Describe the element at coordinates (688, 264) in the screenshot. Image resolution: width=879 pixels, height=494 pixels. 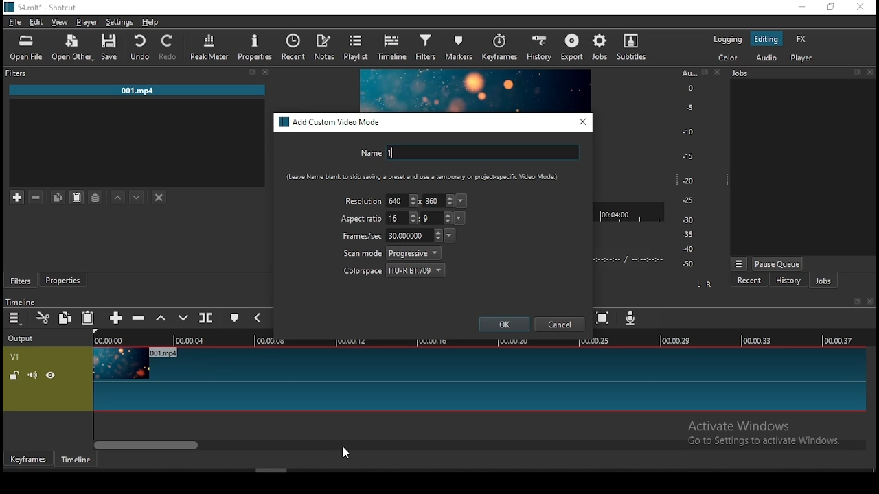
I see `-50` at that location.